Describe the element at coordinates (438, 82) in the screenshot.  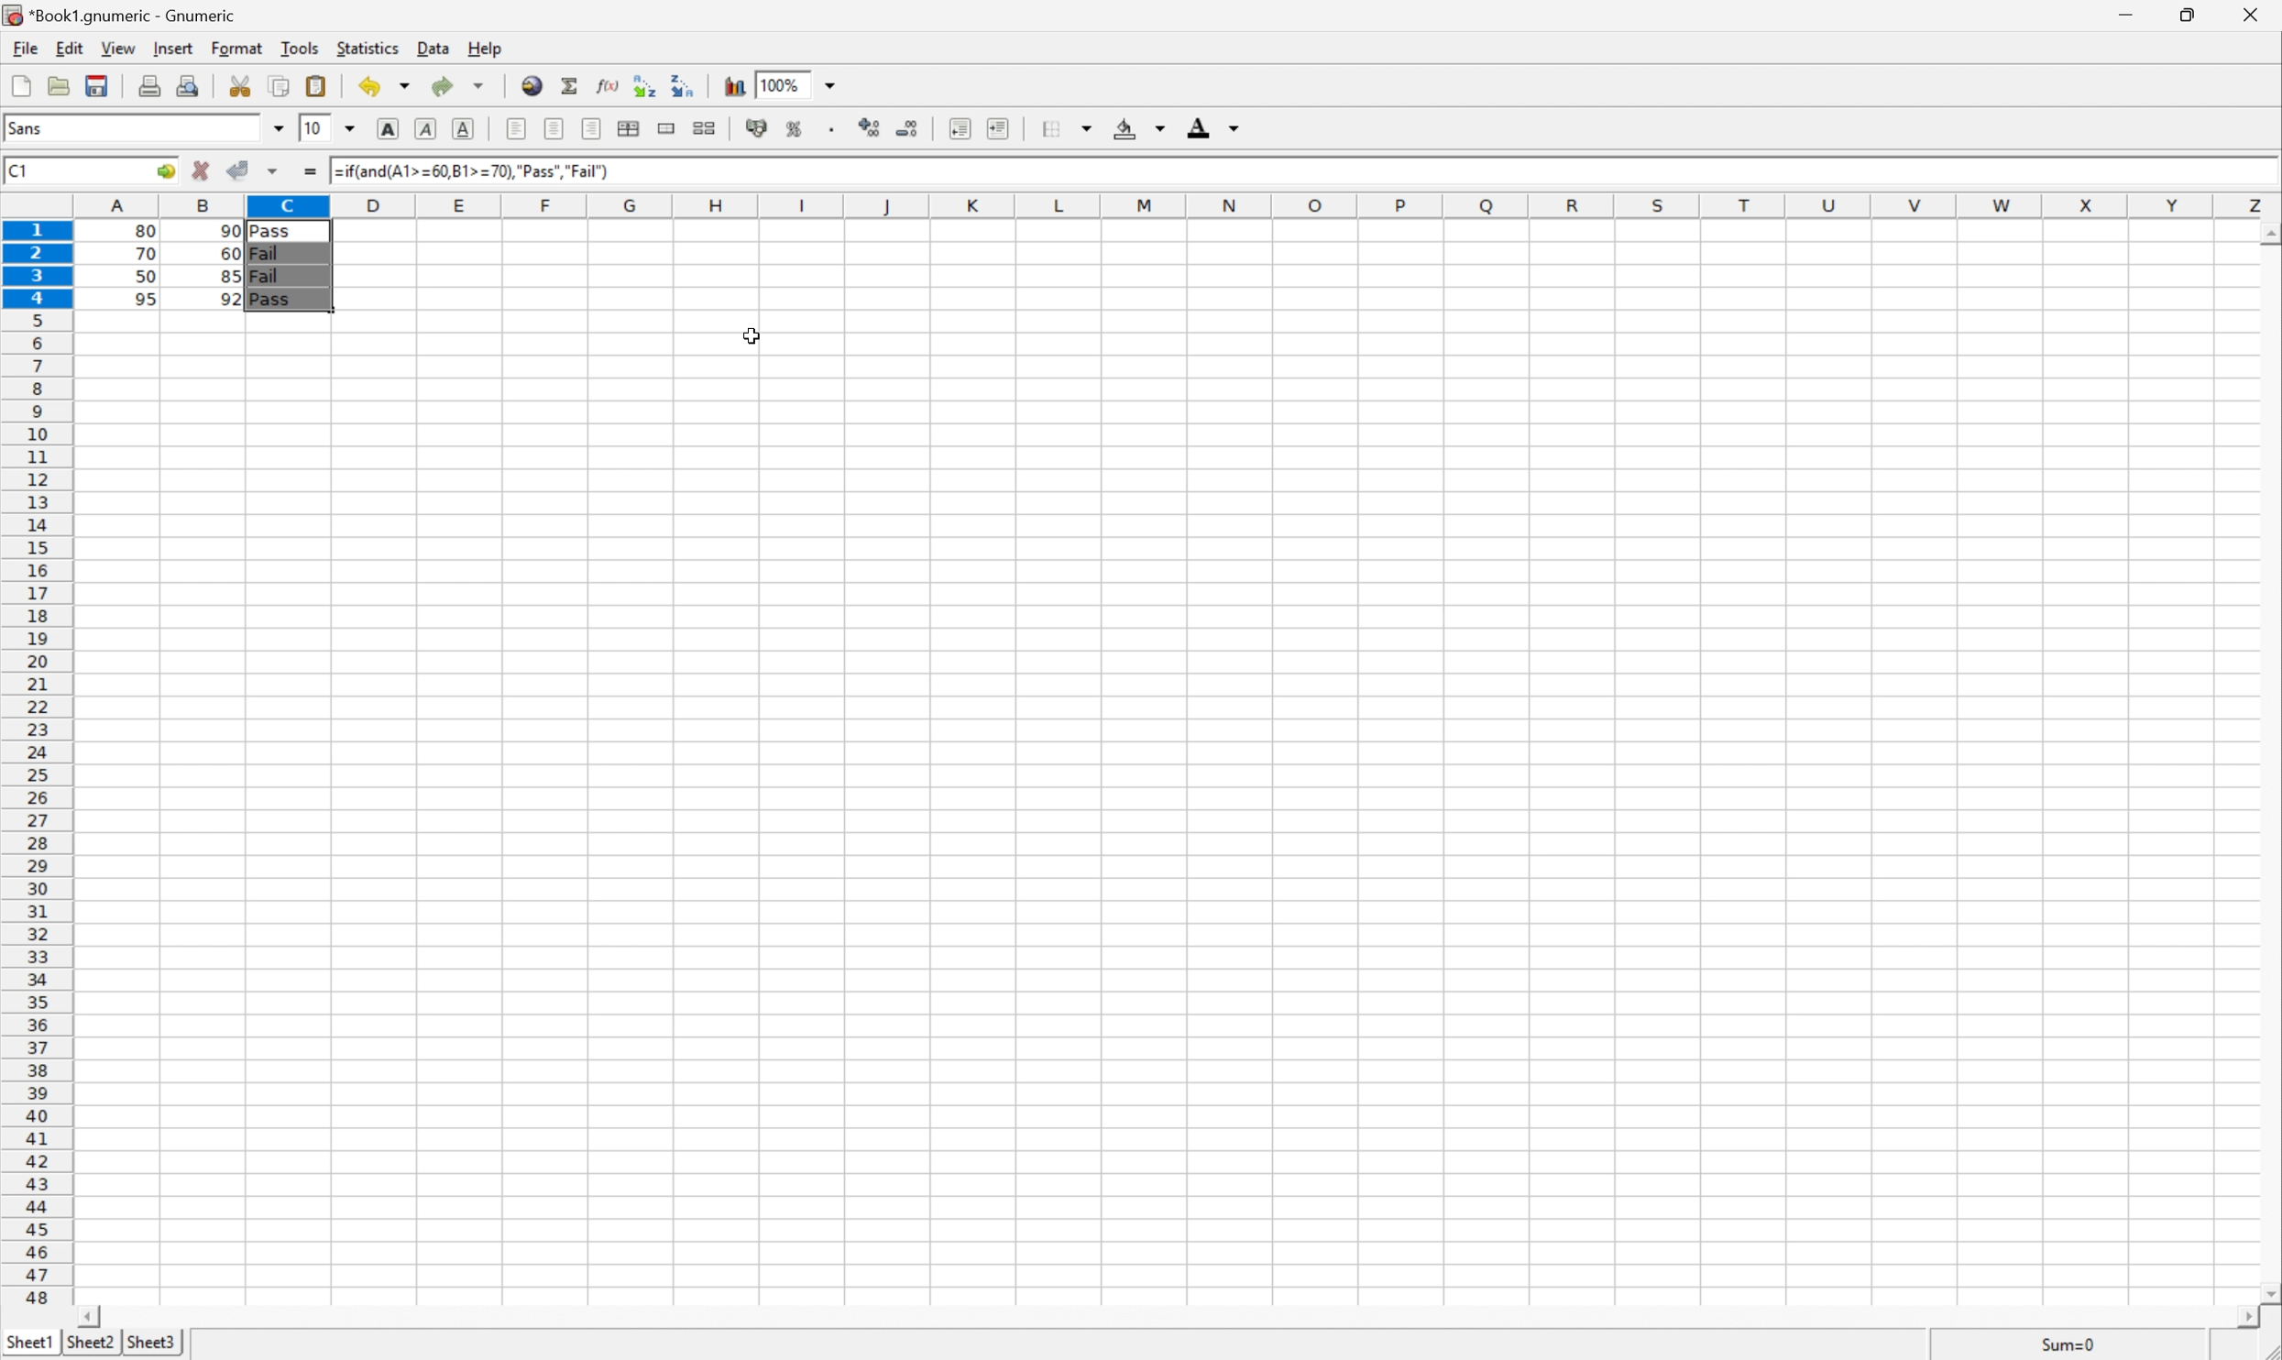
I see `Redo` at that location.